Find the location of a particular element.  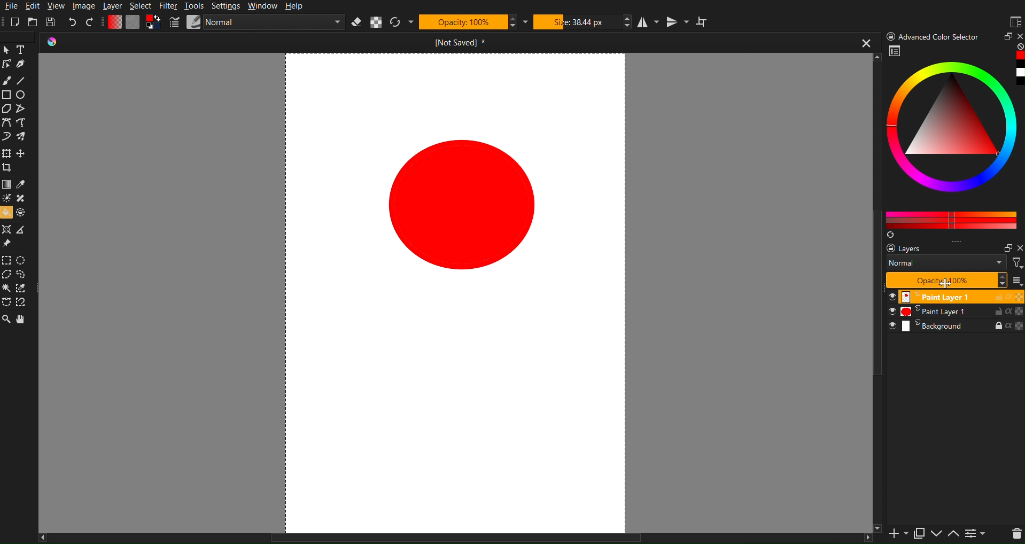

Add is located at coordinates (897, 535).